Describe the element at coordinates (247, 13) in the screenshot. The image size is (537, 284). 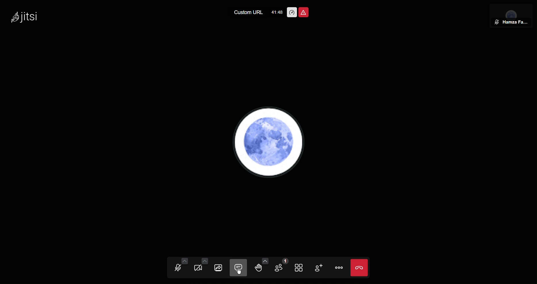
I see `Custom URL` at that location.